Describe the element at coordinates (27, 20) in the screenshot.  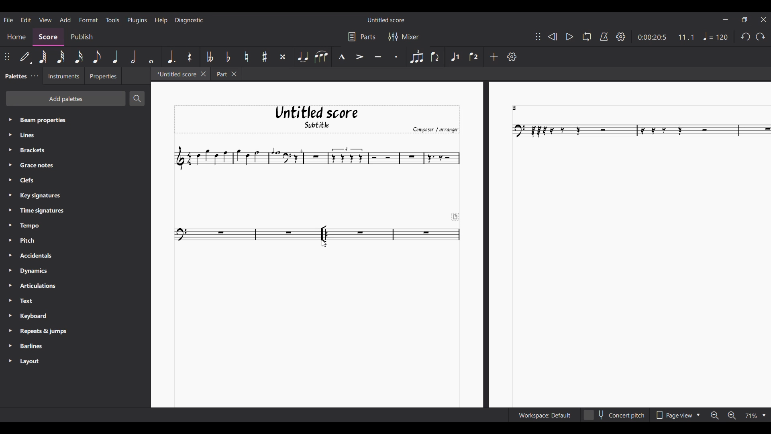
I see `Edit menu` at that location.